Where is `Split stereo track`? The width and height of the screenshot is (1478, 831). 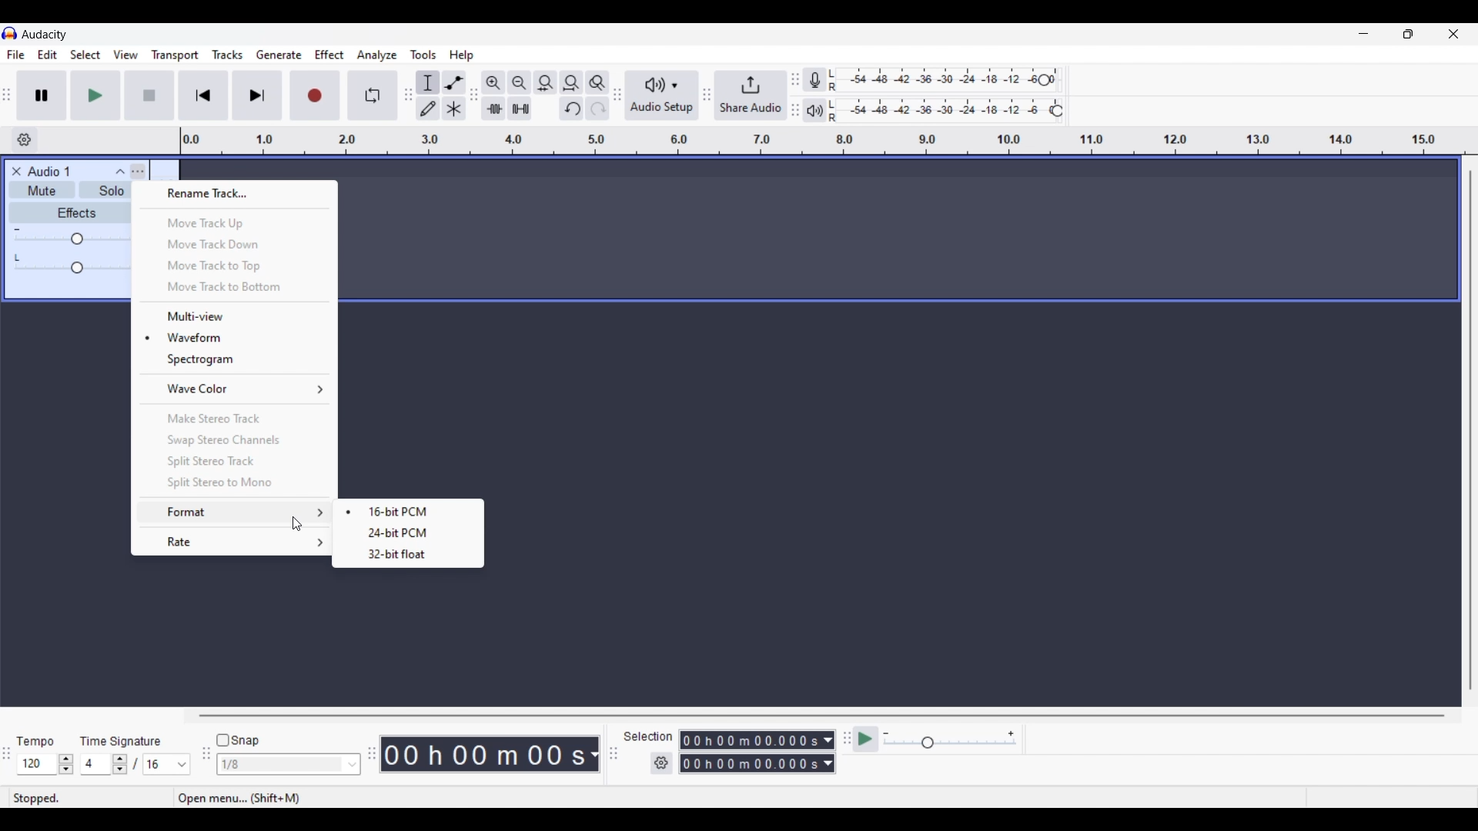 Split stereo track is located at coordinates (234, 461).